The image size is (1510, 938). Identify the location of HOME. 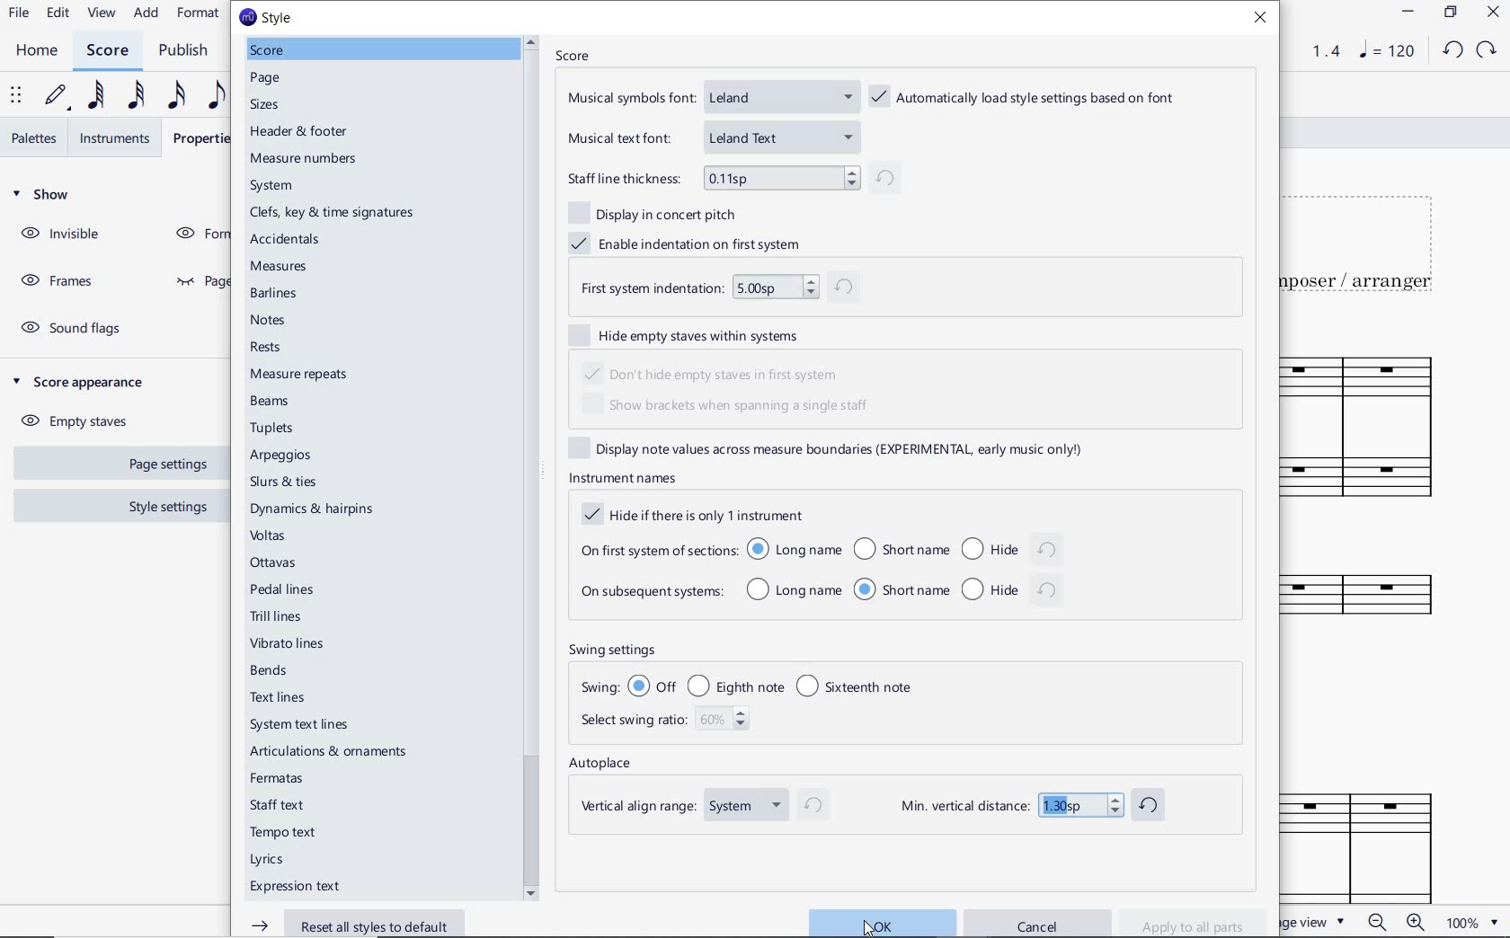
(36, 50).